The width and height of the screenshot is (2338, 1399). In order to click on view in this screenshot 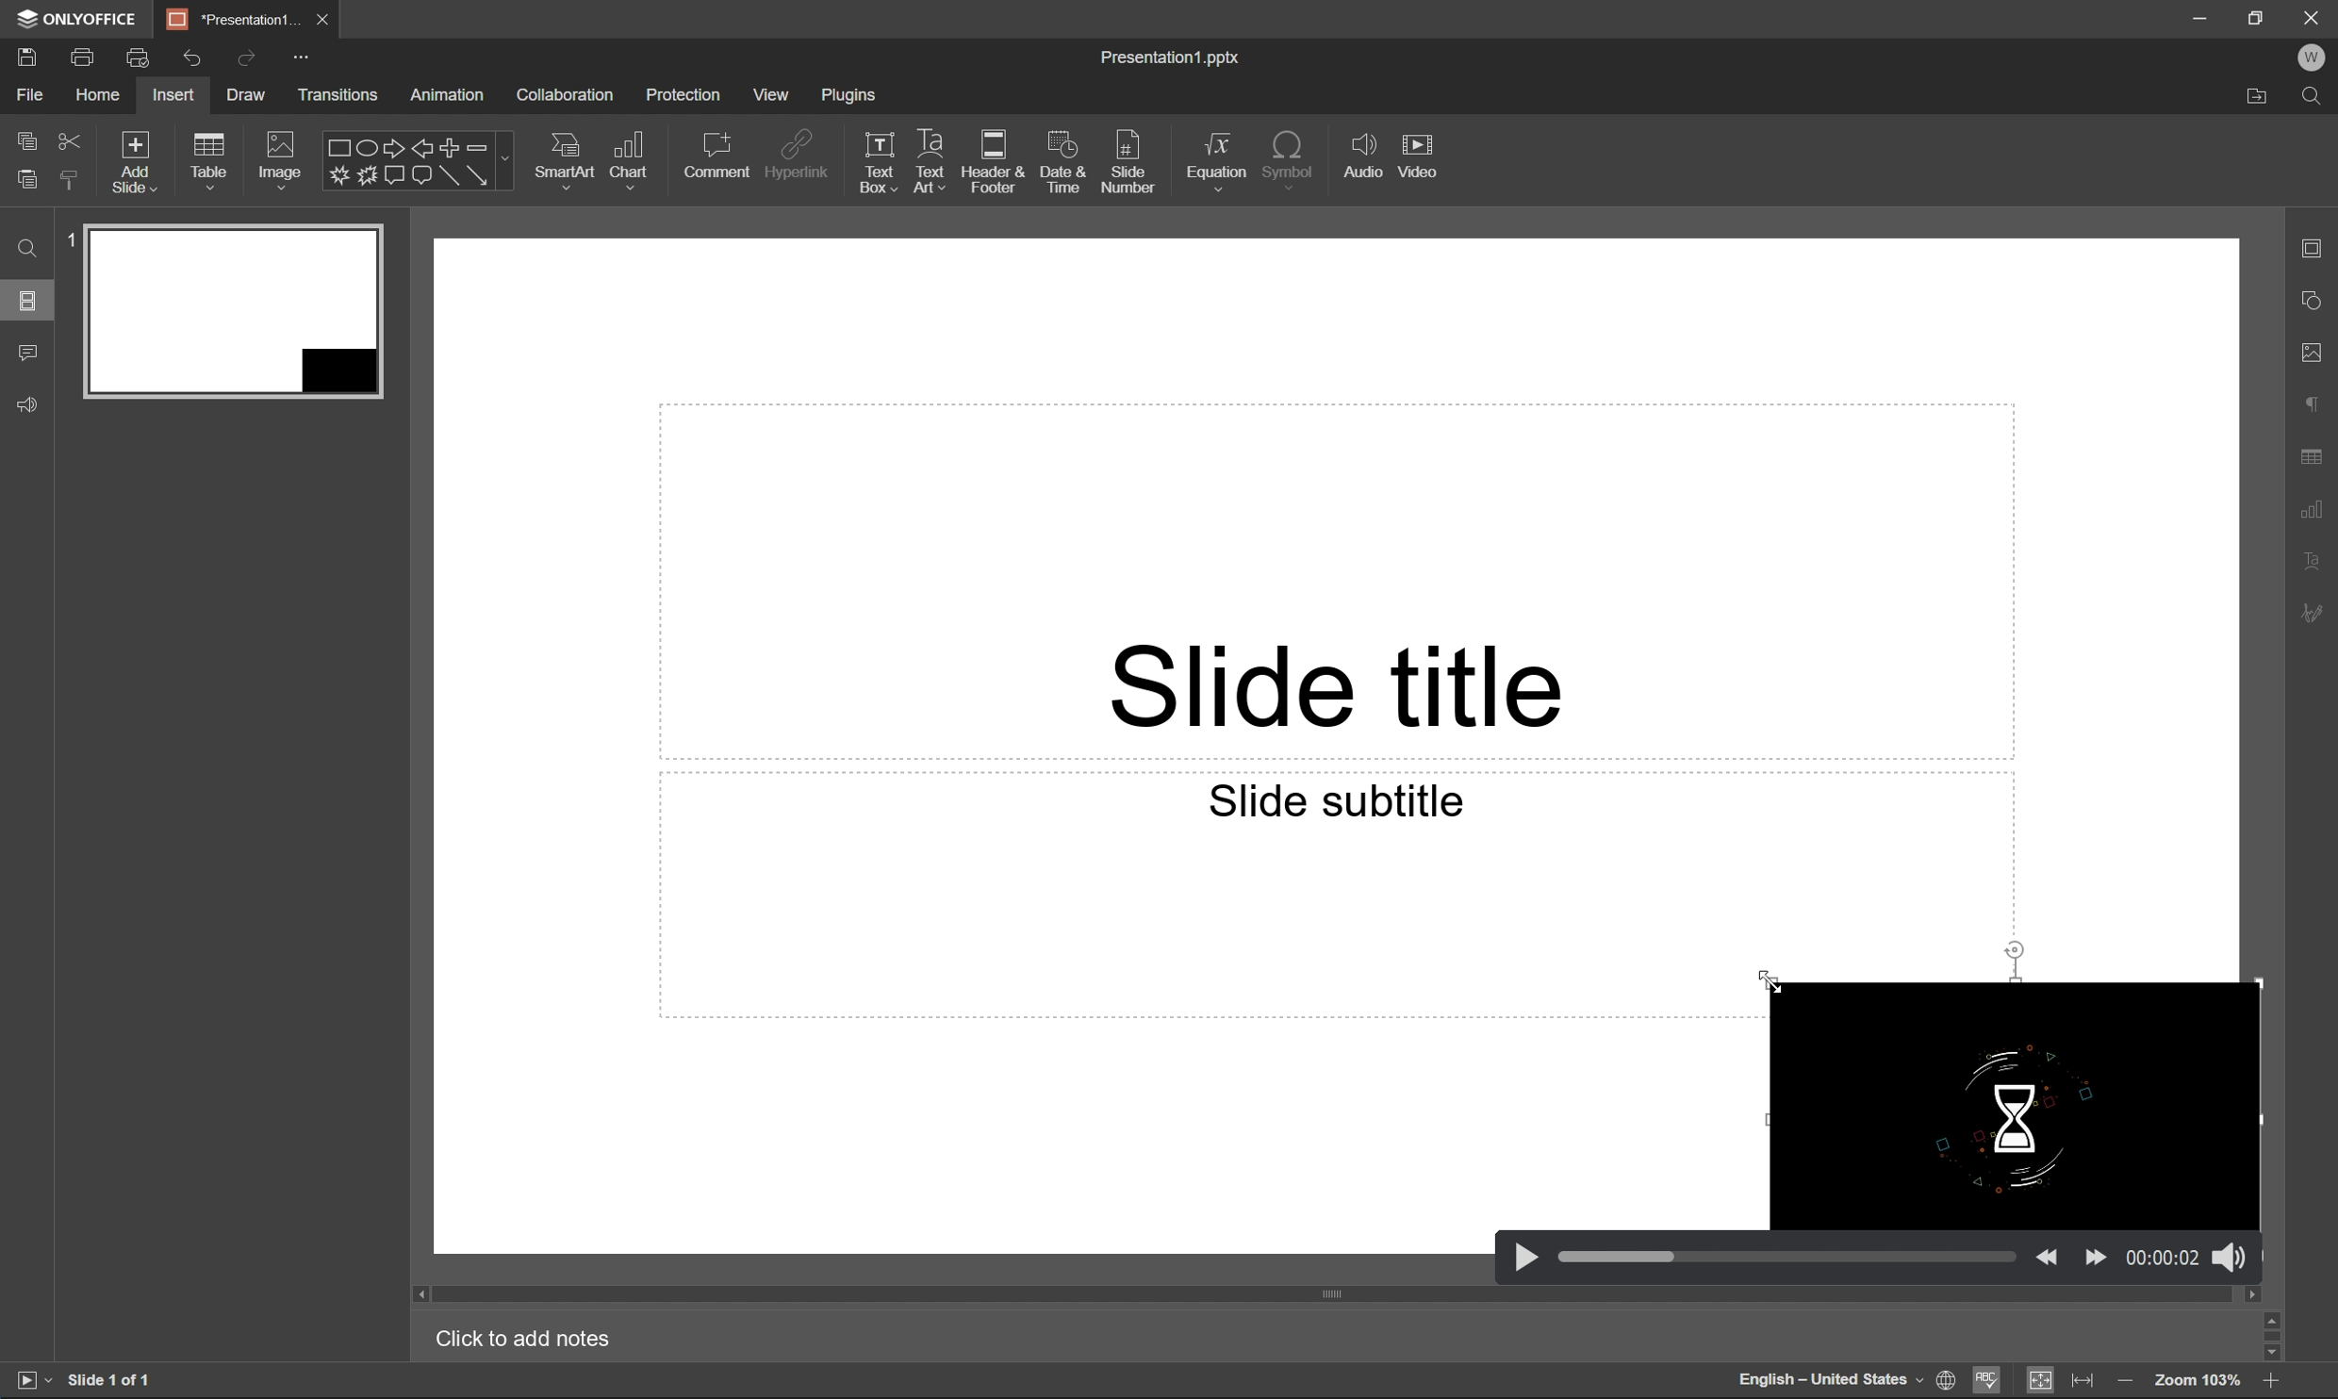, I will do `click(778, 93)`.